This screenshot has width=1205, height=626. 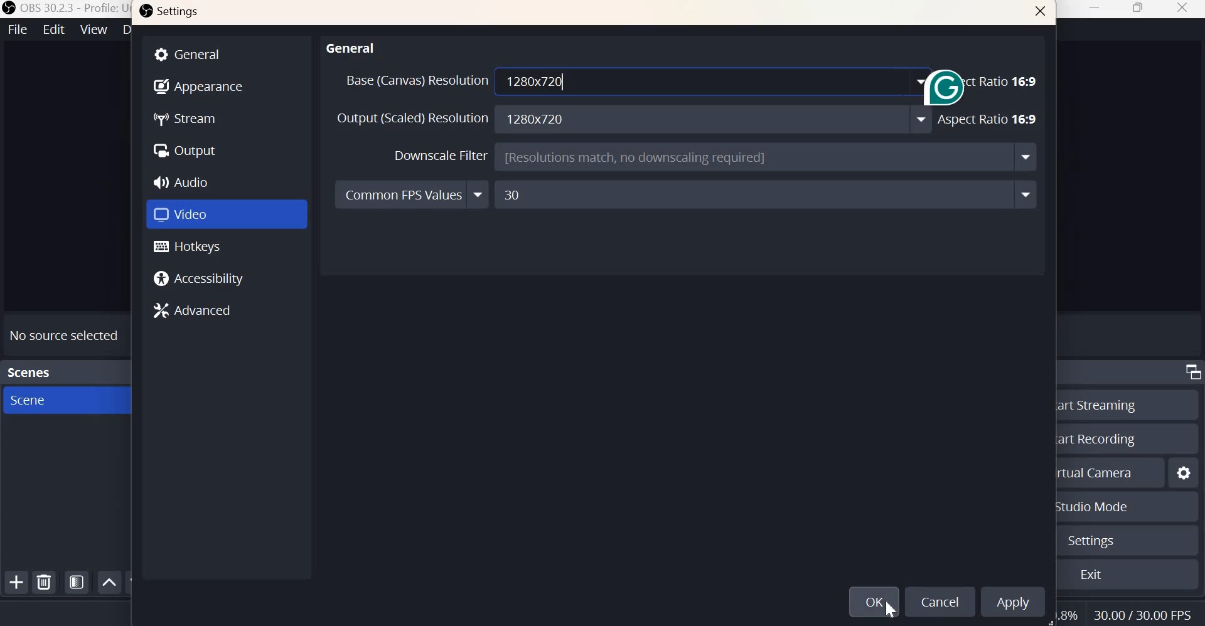 I want to click on Aspect Ratio 16:9, so click(x=988, y=120).